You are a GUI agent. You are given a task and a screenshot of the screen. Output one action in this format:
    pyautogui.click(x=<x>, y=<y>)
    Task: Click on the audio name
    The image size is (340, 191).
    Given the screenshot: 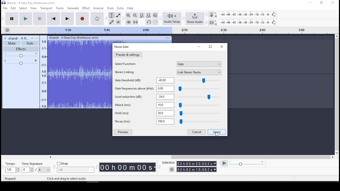 What is the action you would take?
    pyautogui.click(x=19, y=38)
    